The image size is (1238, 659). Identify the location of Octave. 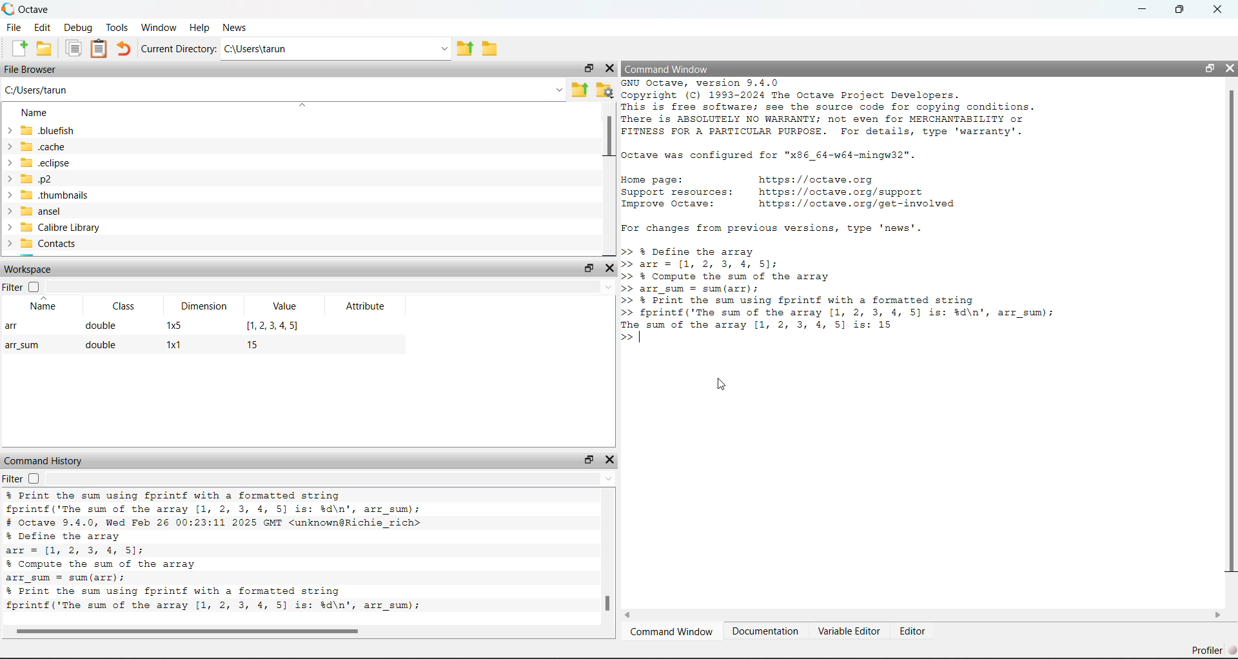
(37, 8).